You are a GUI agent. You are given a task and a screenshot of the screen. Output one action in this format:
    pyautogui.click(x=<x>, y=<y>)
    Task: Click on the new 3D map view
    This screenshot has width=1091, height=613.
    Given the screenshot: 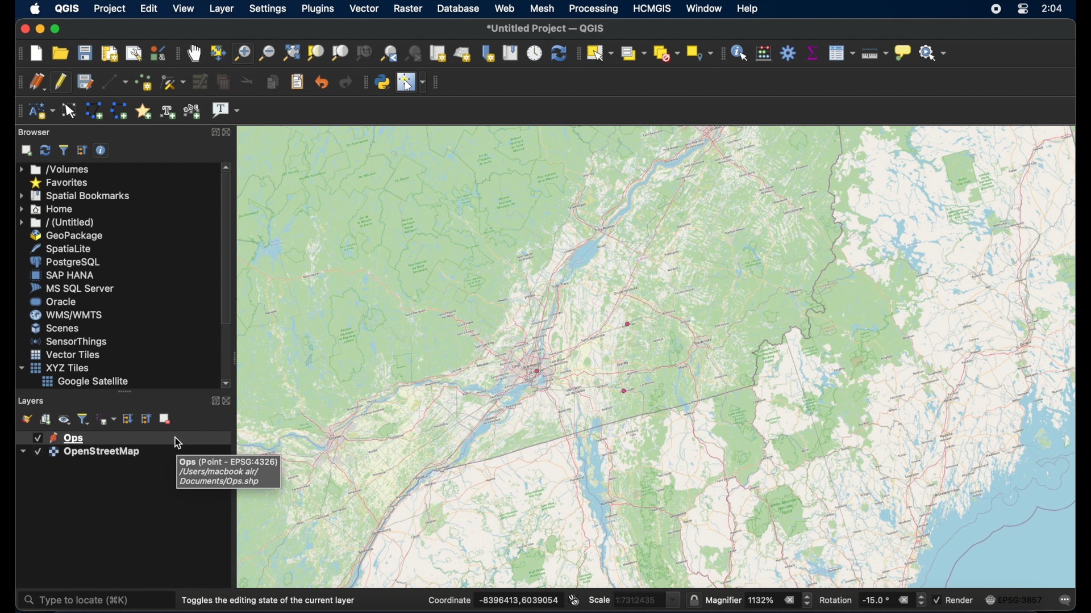 What is the action you would take?
    pyautogui.click(x=463, y=53)
    